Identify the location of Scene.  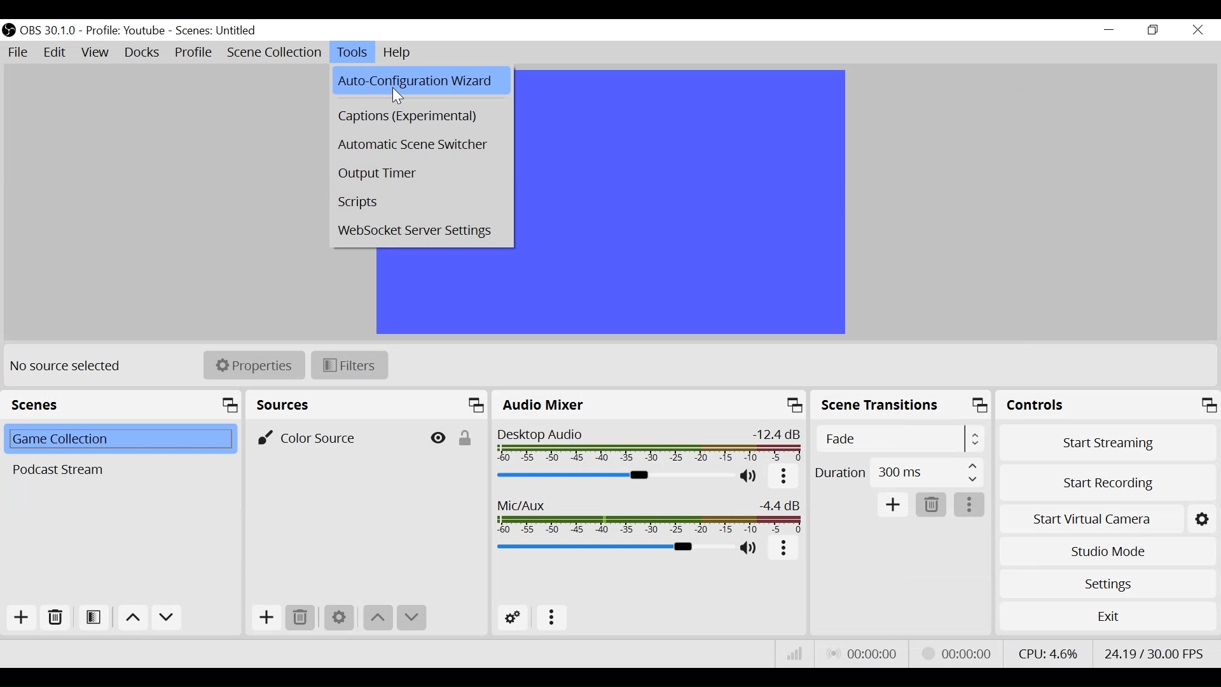
(118, 440).